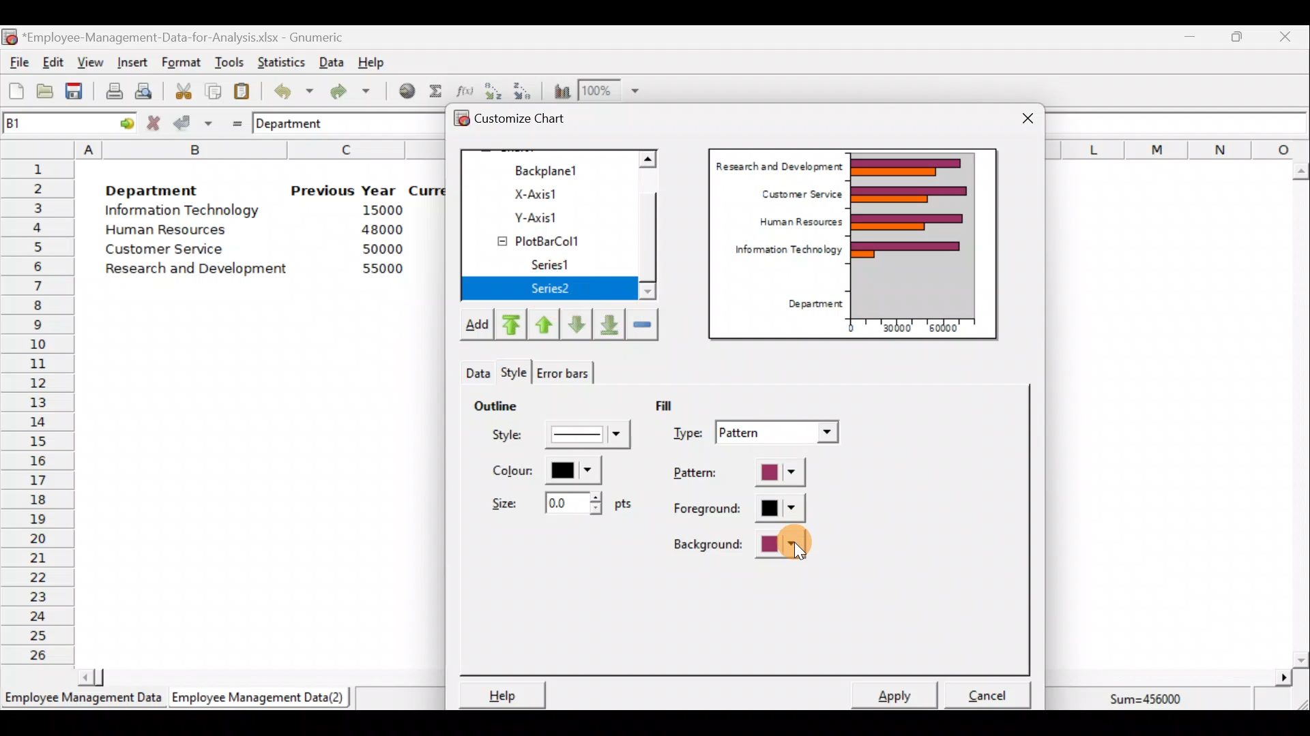 Image resolution: width=1310 pixels, height=736 pixels. I want to click on Pattern, so click(752, 474).